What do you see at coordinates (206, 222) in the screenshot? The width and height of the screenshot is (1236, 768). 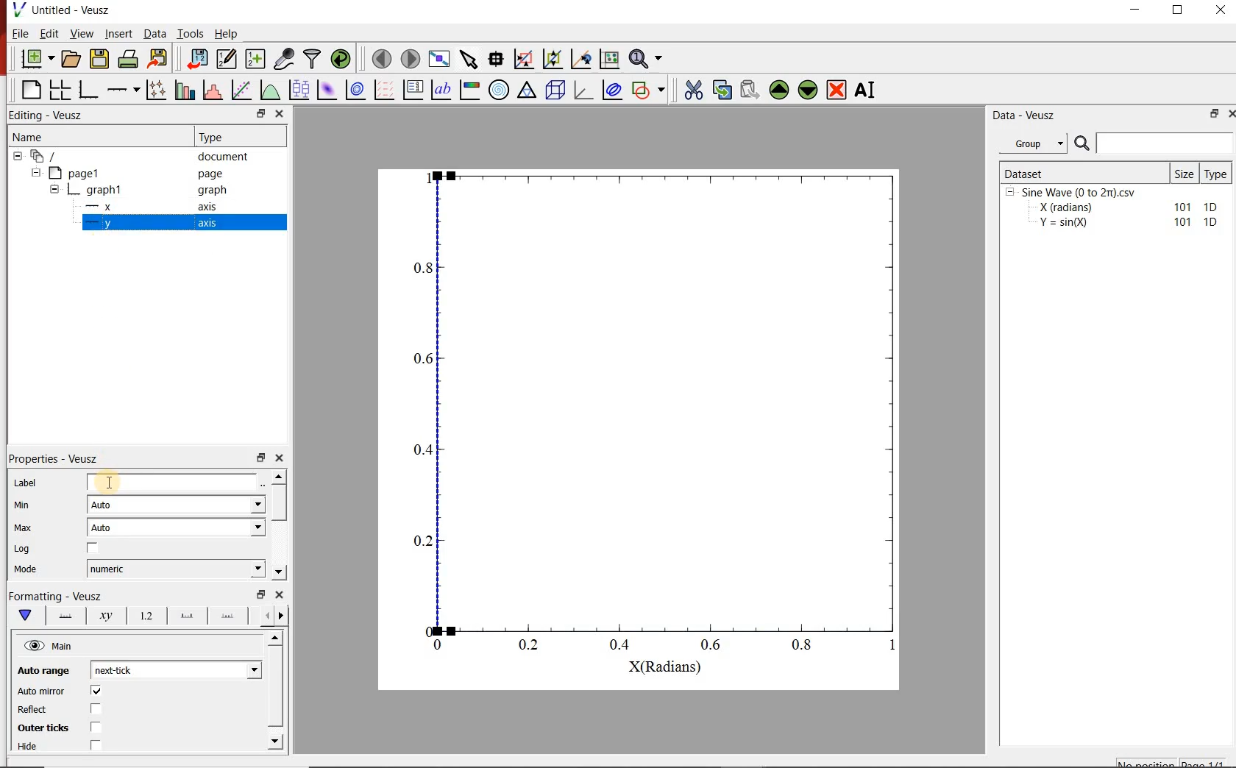 I see `axis` at bounding box center [206, 222].